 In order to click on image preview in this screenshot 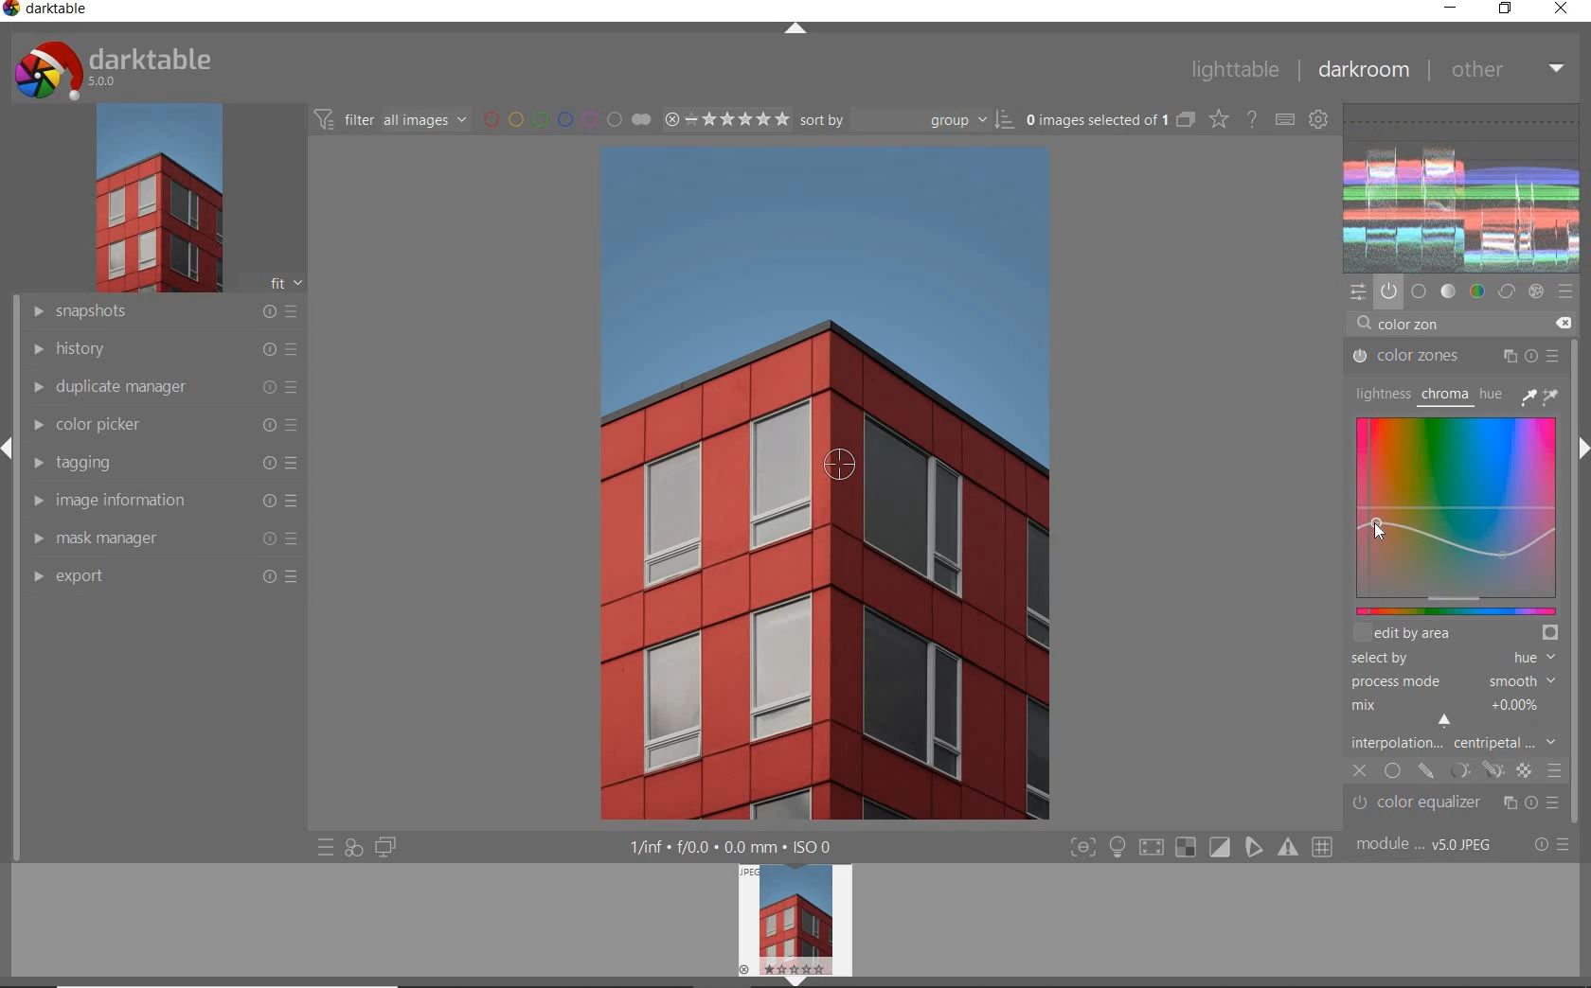, I will do `click(796, 914)`.